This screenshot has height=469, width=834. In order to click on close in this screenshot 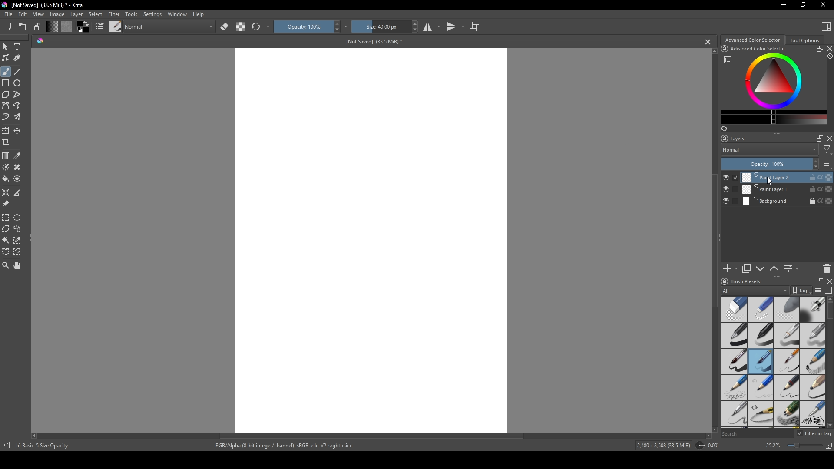, I will do `click(829, 281)`.